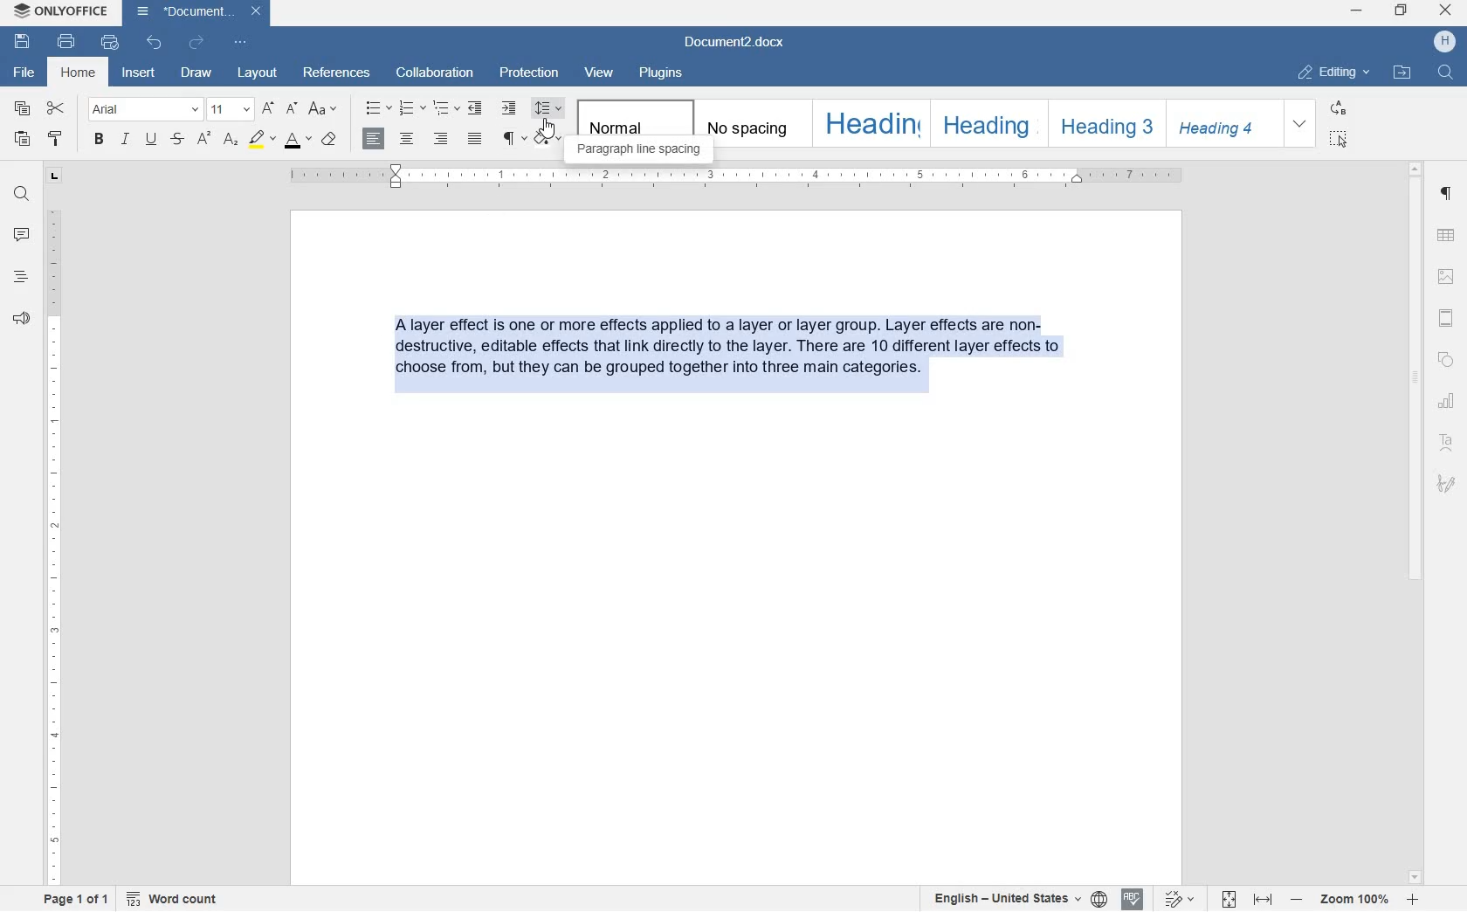 The width and height of the screenshot is (1467, 912). Describe the element at coordinates (196, 73) in the screenshot. I see `draw` at that location.